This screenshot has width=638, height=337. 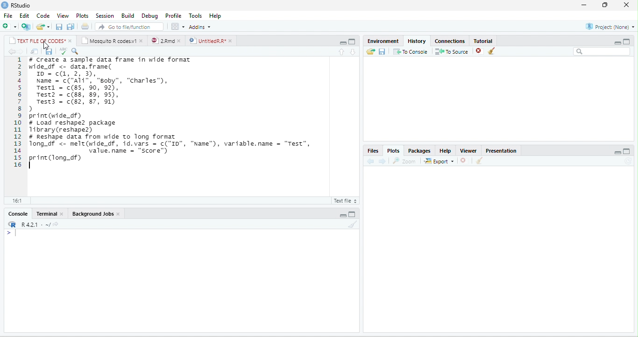 I want to click on # Create a sample data frame in wide format wide_df <- data. frame( ID = c(1,2,3),Name = c("ali", “soby”, "Charles”),Testi = (85, 90, 92),Test2 = (88, 89, 95),Test3 = c(82, 87, 91))print (wide_df), so click(x=110, y=88).